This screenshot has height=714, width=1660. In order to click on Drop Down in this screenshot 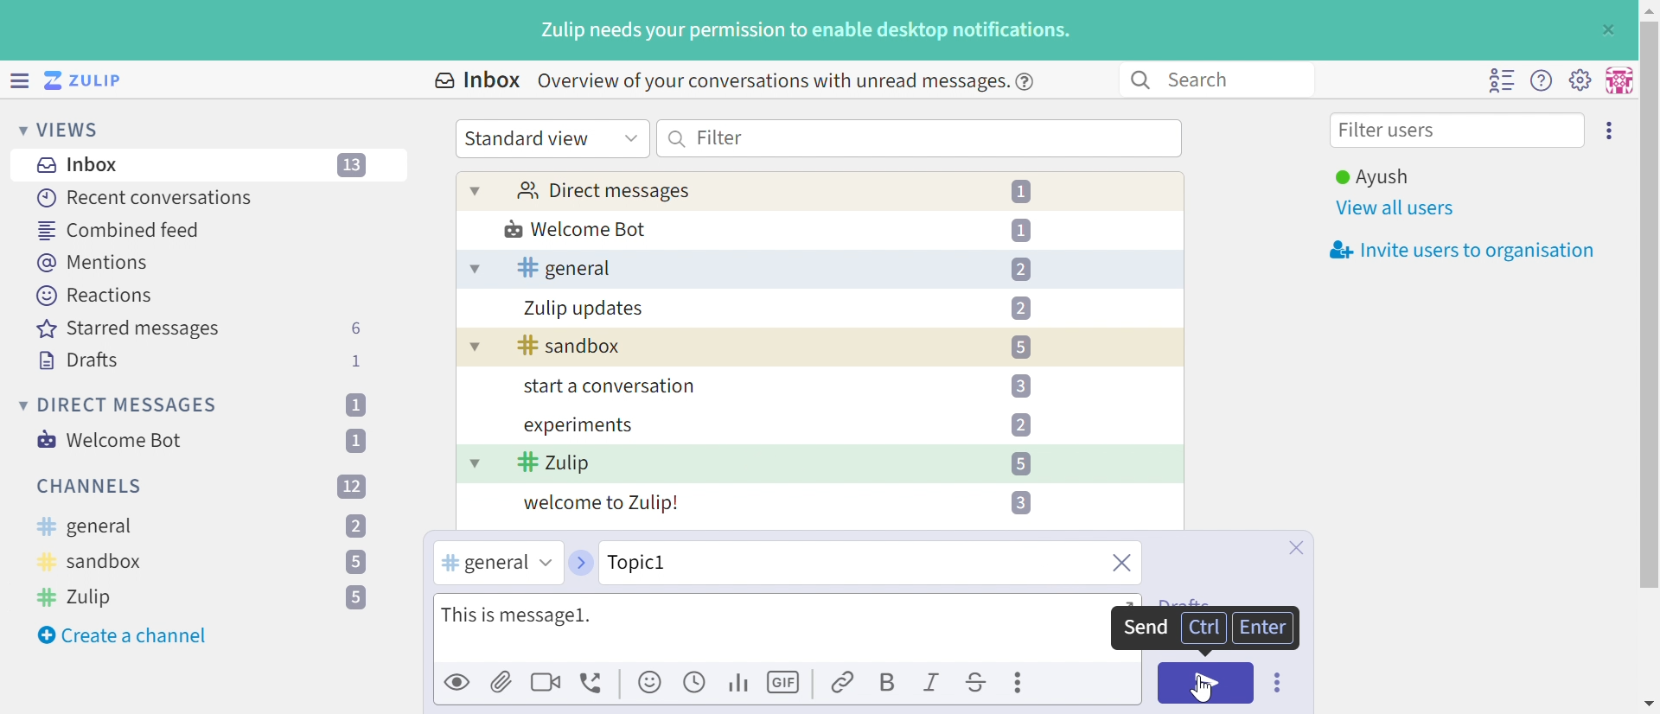, I will do `click(475, 462)`.